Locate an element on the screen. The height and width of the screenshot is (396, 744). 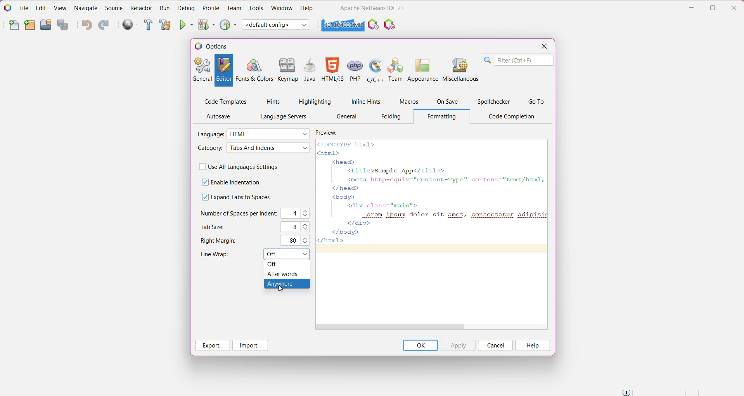
I/O Checks is located at coordinates (392, 24).